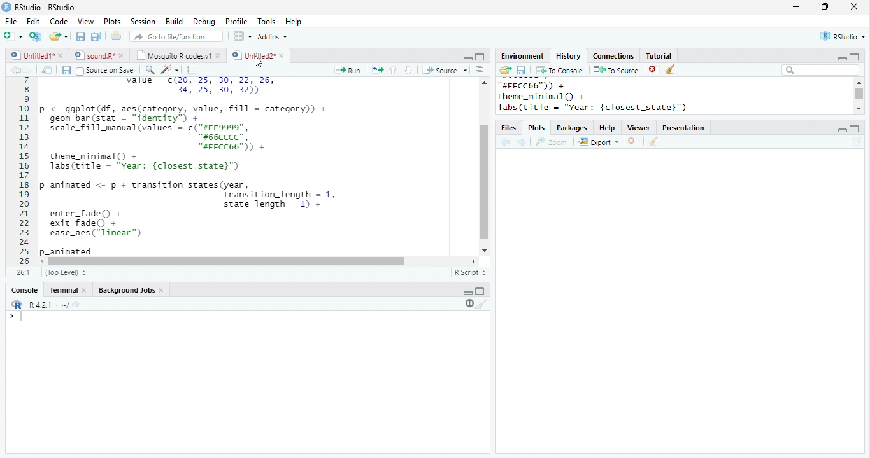  Describe the element at coordinates (825, 7) in the screenshot. I see `resize` at that location.